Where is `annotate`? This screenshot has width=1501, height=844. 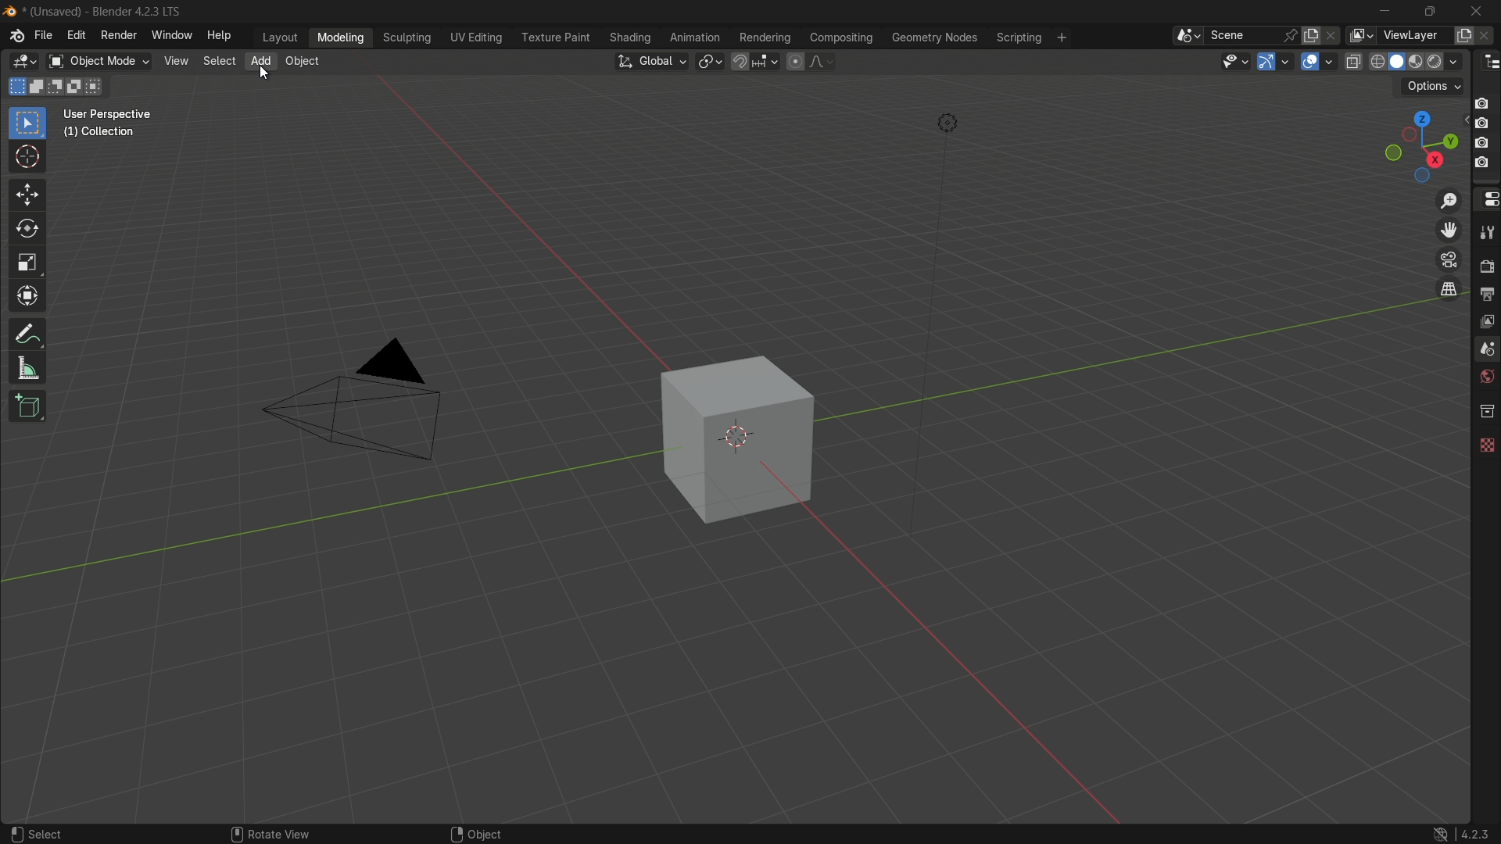
annotate is located at coordinates (28, 332).